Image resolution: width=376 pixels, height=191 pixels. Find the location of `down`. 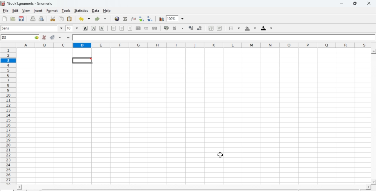

down is located at coordinates (61, 28).